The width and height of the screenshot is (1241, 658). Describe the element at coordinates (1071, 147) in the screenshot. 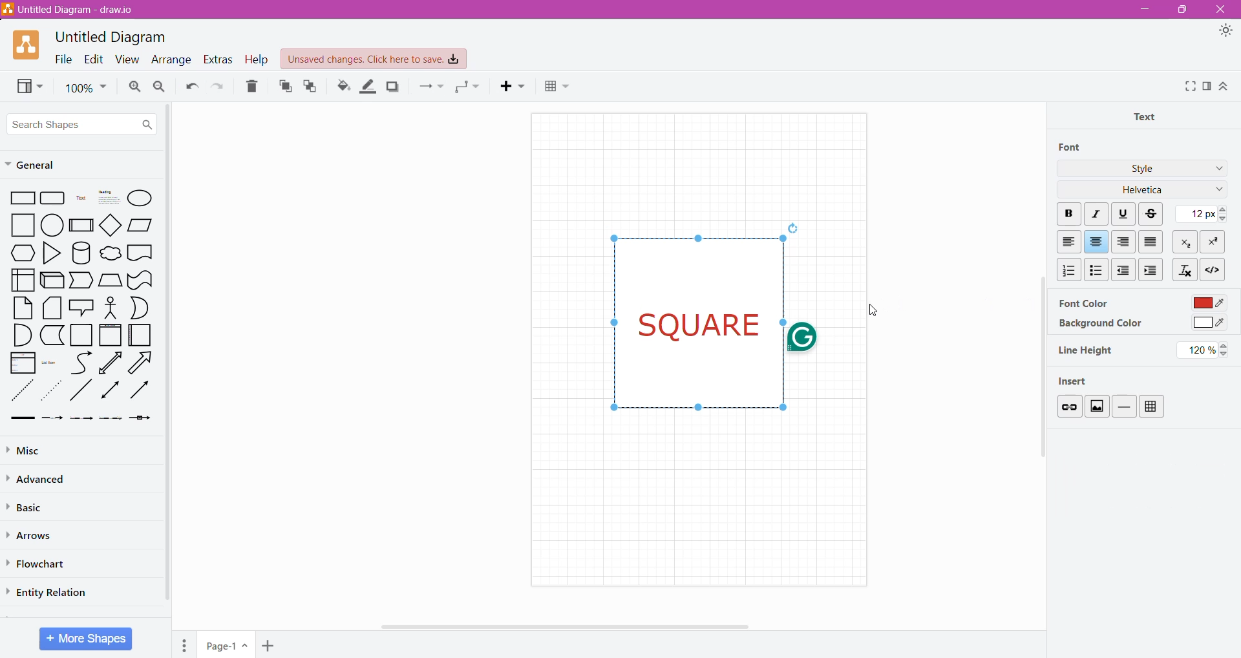

I see `Font` at that location.